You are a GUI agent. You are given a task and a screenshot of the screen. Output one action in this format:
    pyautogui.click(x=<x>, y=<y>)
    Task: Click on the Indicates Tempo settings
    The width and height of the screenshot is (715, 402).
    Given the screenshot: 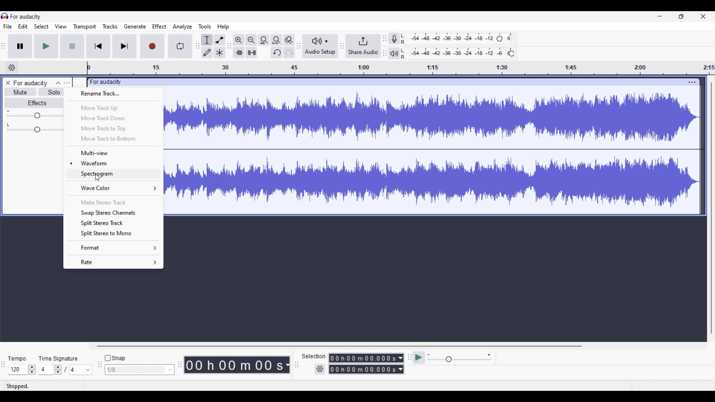 What is the action you would take?
    pyautogui.click(x=18, y=359)
    